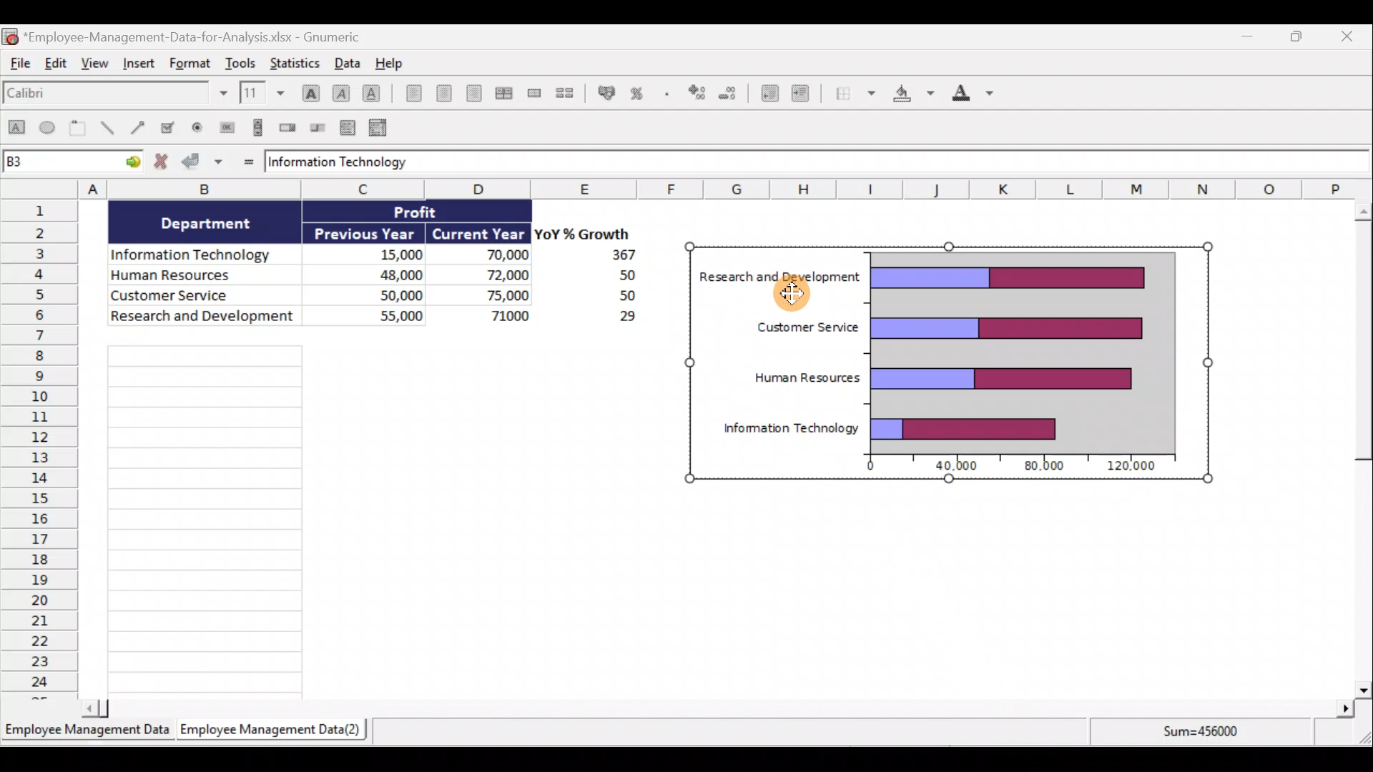  Describe the element at coordinates (805, 377) in the screenshot. I see `Human Resources` at that location.